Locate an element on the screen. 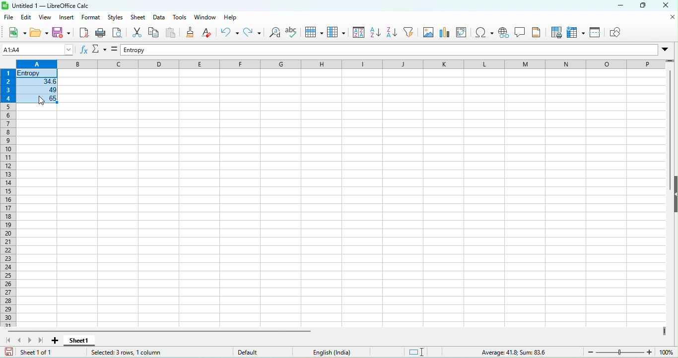  name box (c8) is located at coordinates (36, 49).